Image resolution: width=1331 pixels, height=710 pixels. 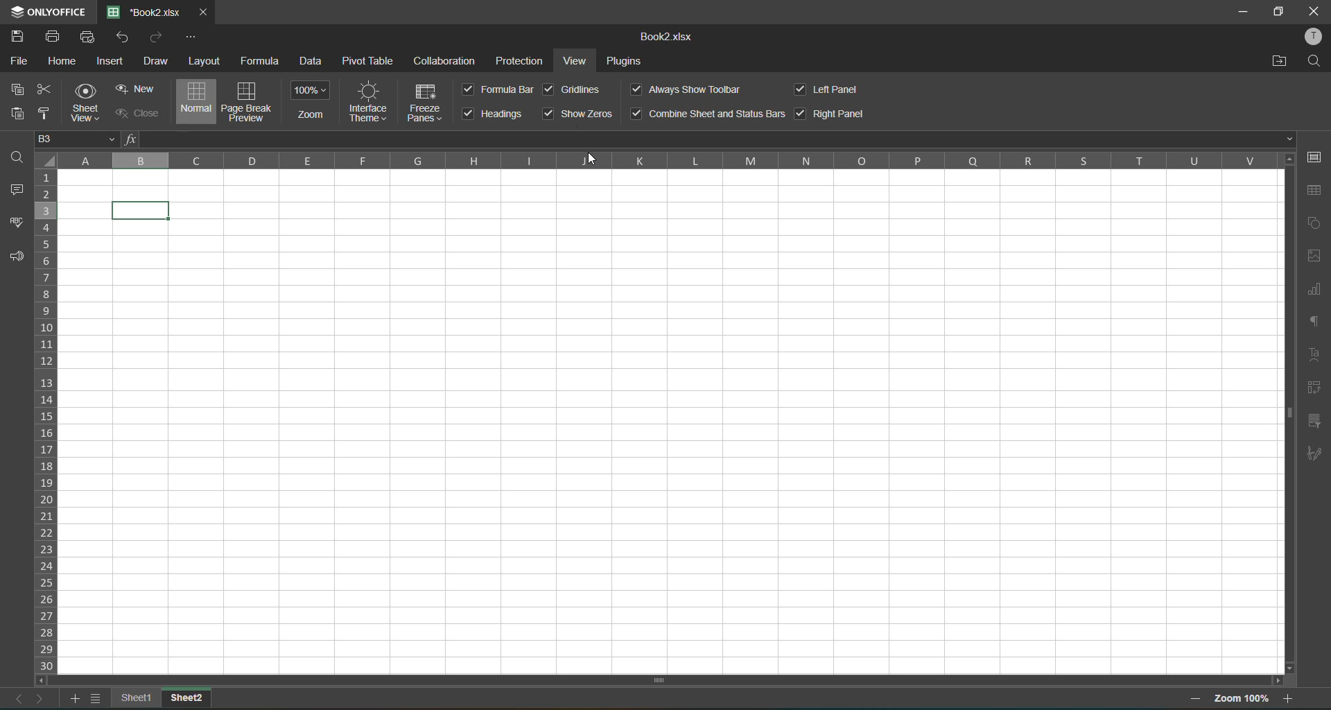 What do you see at coordinates (154, 61) in the screenshot?
I see `draw` at bounding box center [154, 61].